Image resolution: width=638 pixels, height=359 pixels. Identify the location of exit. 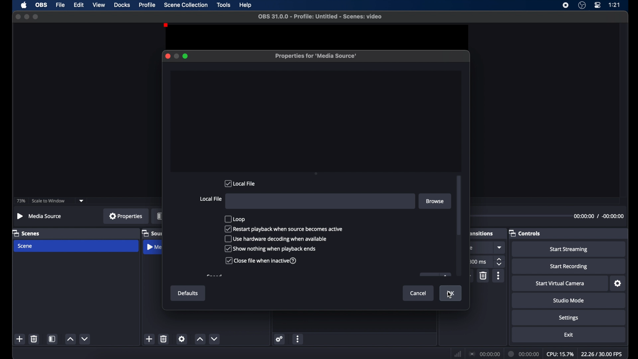
(569, 335).